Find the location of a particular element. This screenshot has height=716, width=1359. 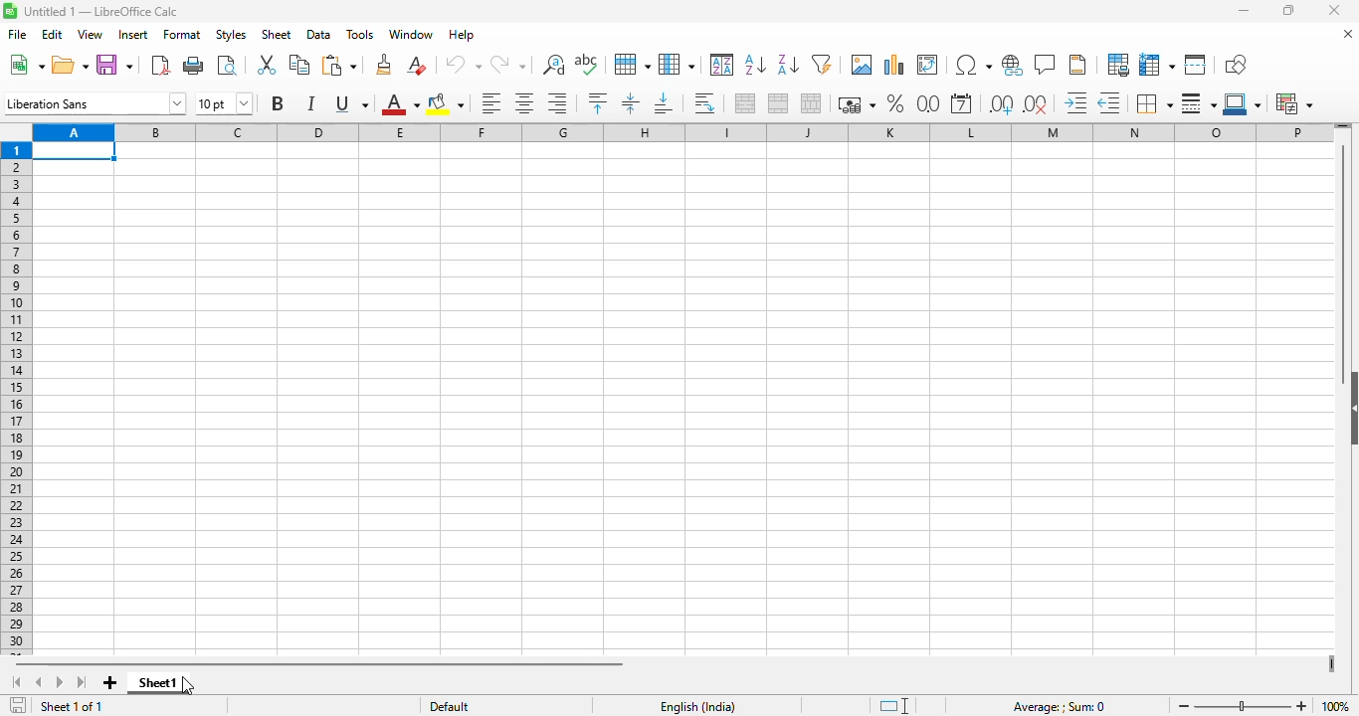

insert chart is located at coordinates (895, 65).